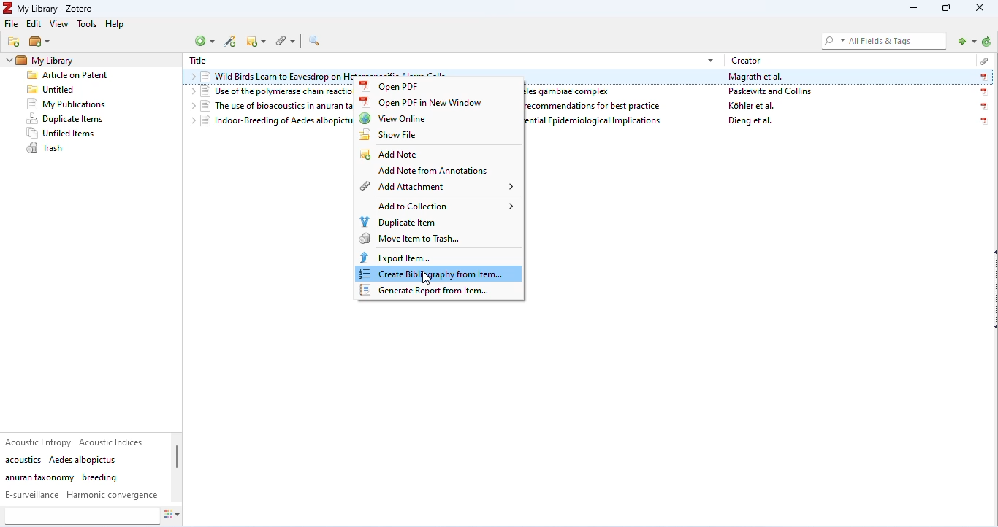 This screenshot has height=527, width=998. I want to click on anuran taxonomy Dreeding, so click(61, 477).